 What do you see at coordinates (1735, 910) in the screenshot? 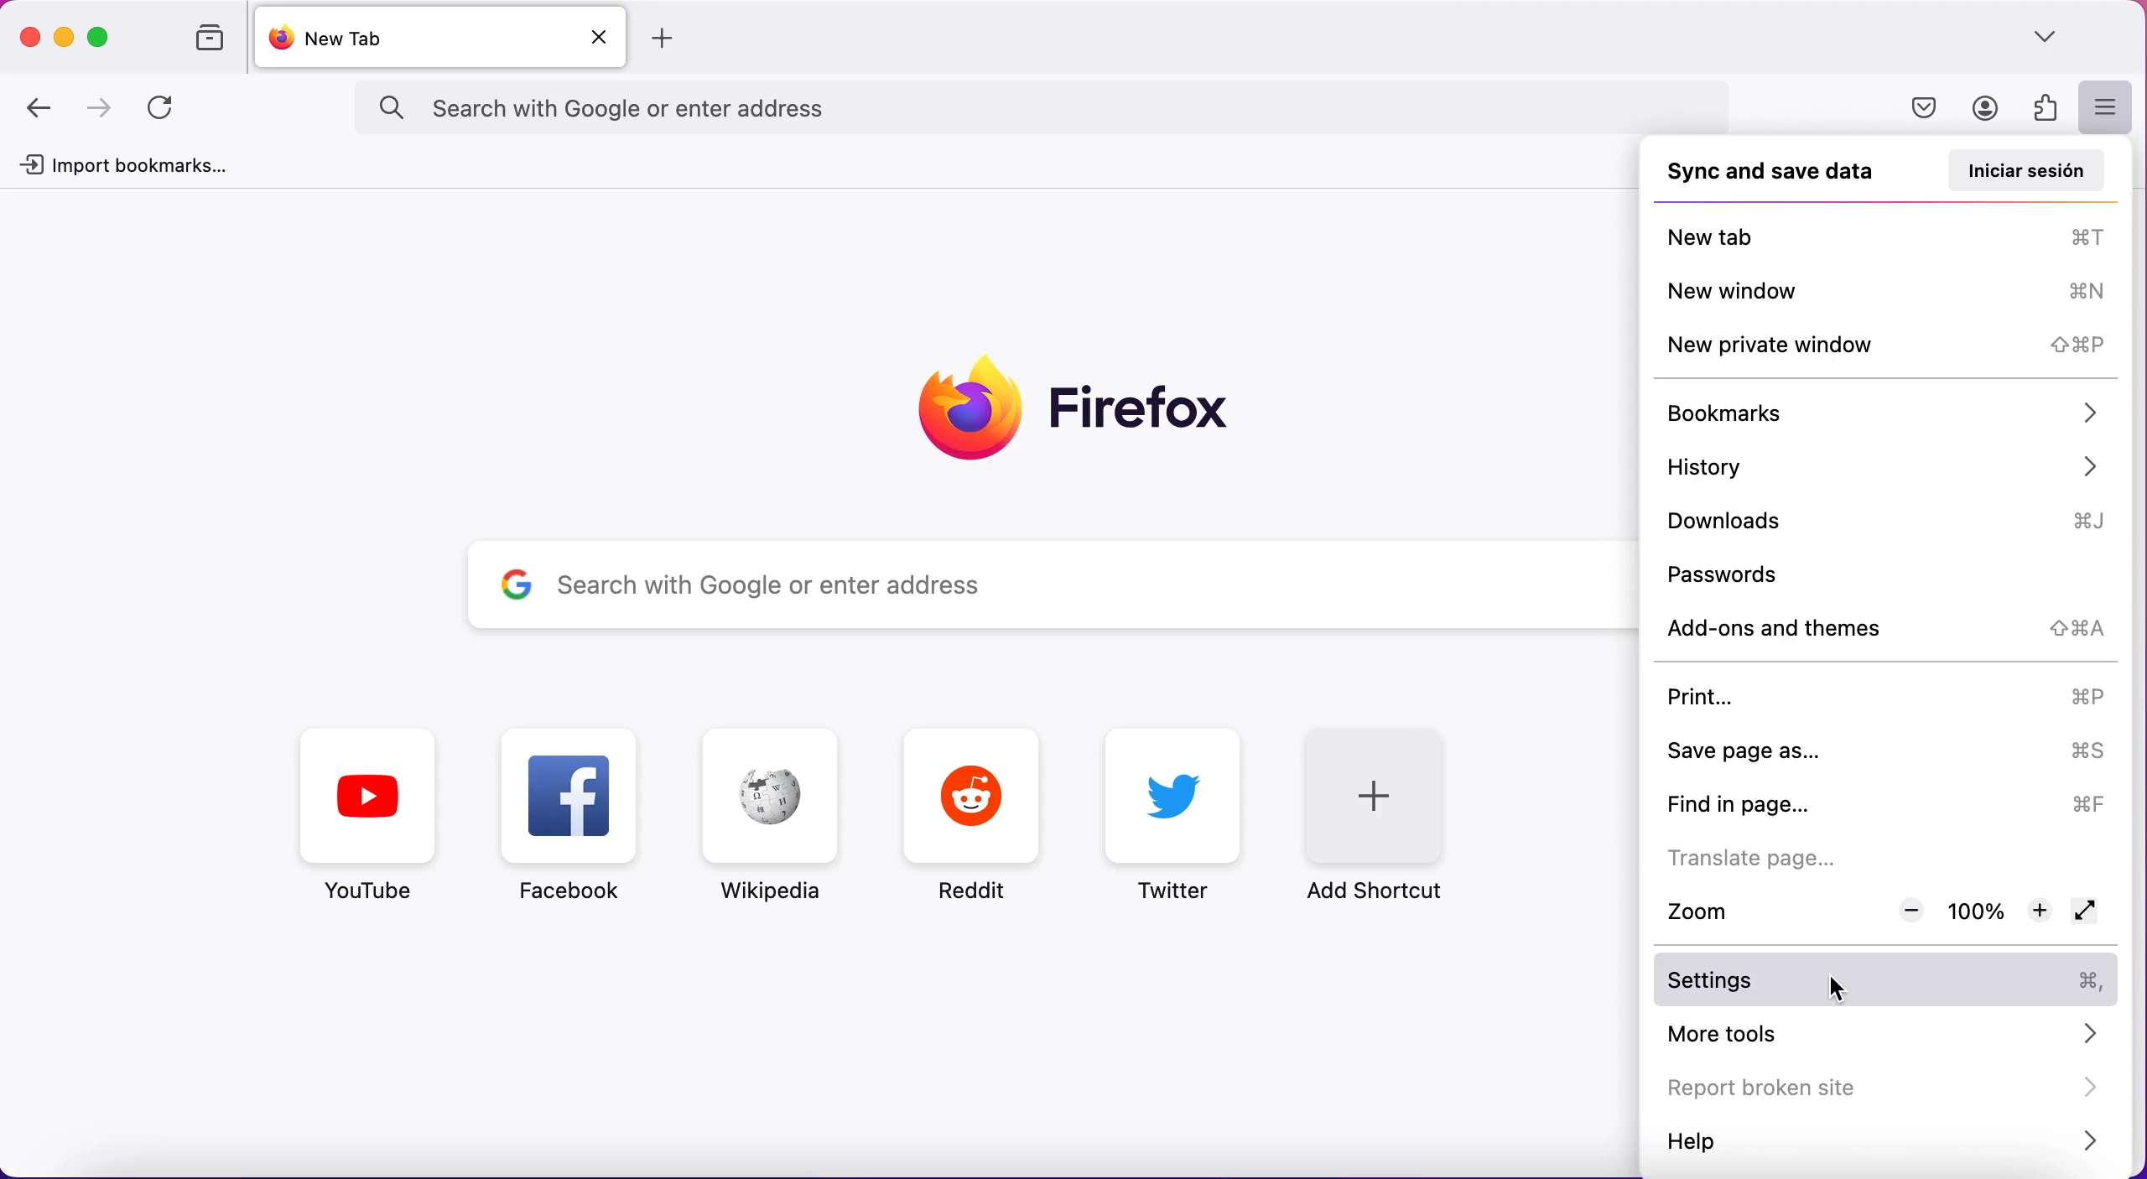
I see `zoom` at bounding box center [1735, 910].